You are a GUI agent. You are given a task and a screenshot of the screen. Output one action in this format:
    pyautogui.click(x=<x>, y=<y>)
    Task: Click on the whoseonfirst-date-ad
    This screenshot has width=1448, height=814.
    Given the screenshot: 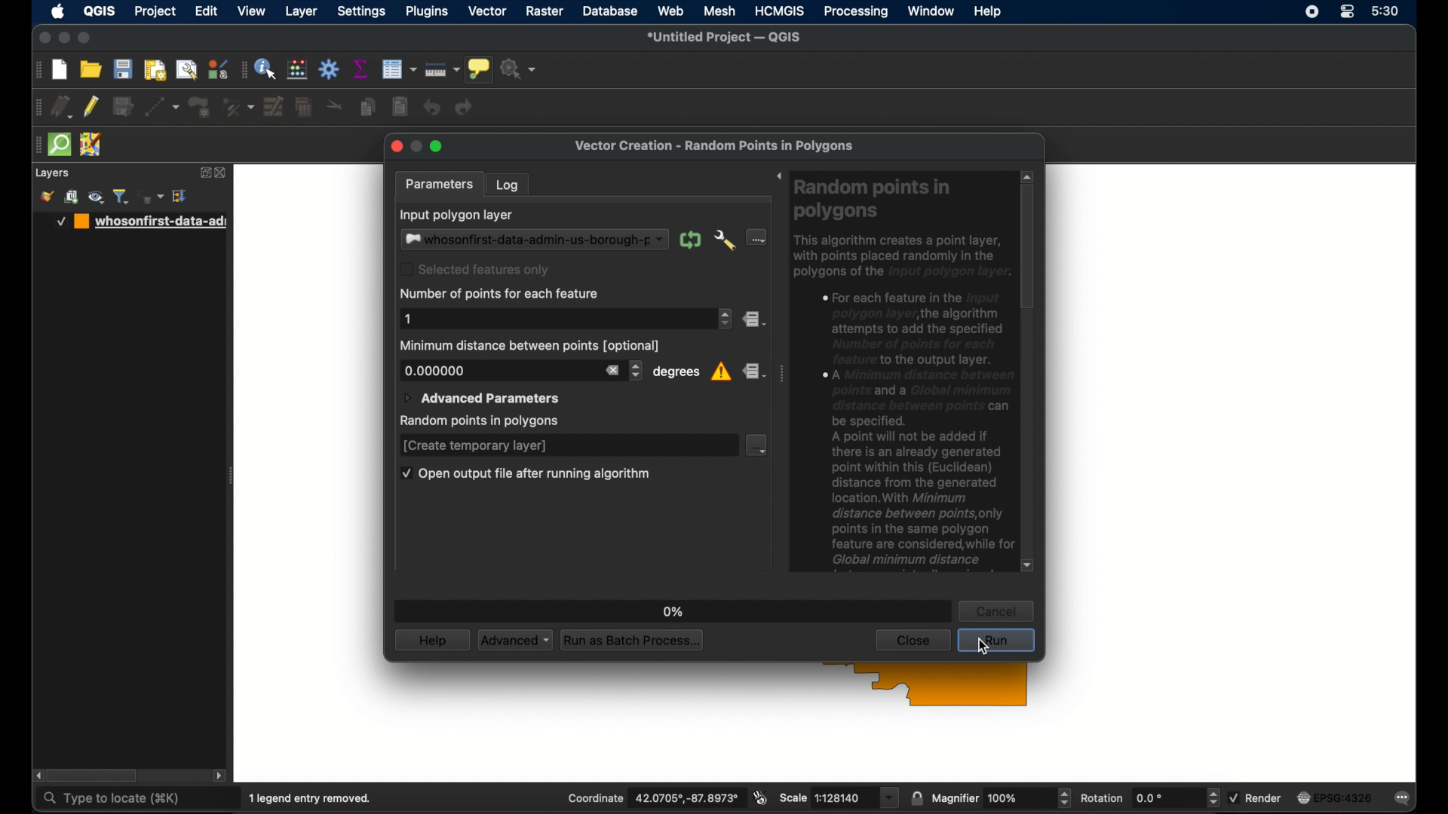 What is the action you would take?
    pyautogui.click(x=141, y=222)
    